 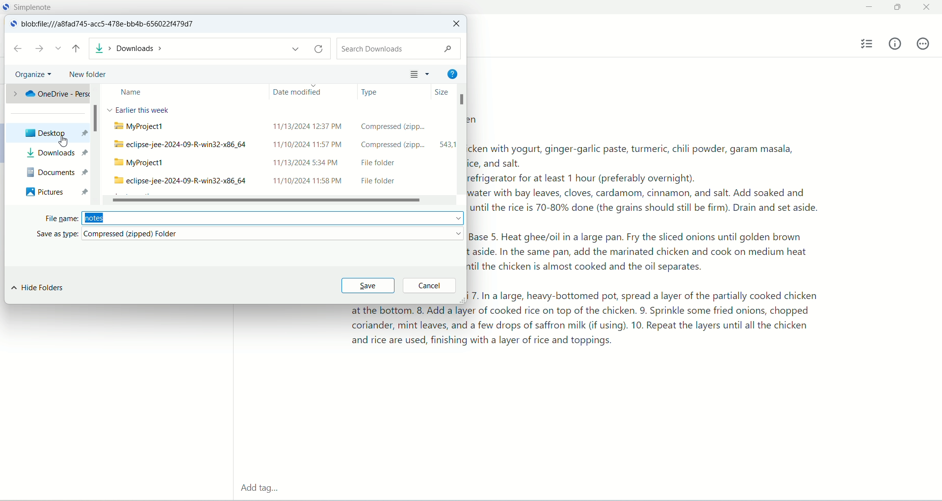 I want to click on vertical scroll bar, so click(x=95, y=144).